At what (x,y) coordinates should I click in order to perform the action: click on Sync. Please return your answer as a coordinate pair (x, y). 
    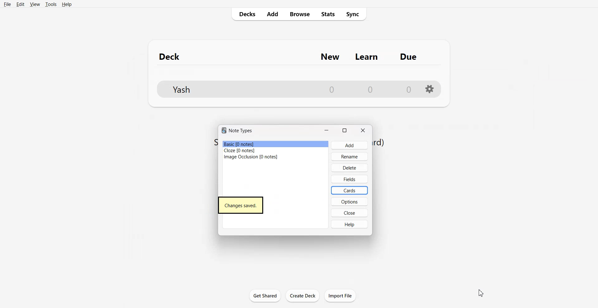
    Looking at the image, I should click on (354, 14).